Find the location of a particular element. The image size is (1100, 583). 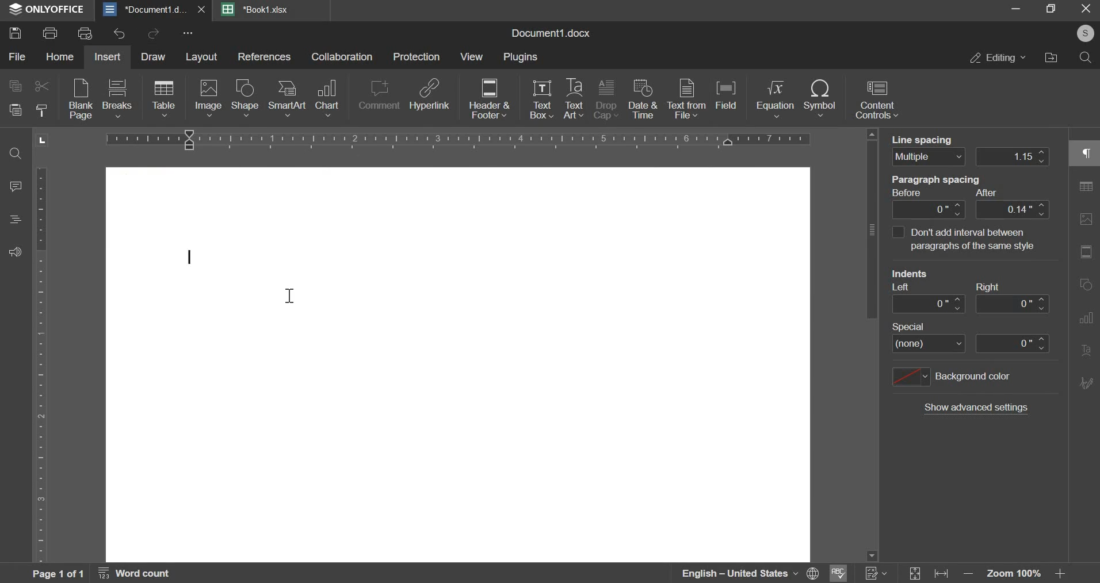

document name is located at coordinates (550, 33).